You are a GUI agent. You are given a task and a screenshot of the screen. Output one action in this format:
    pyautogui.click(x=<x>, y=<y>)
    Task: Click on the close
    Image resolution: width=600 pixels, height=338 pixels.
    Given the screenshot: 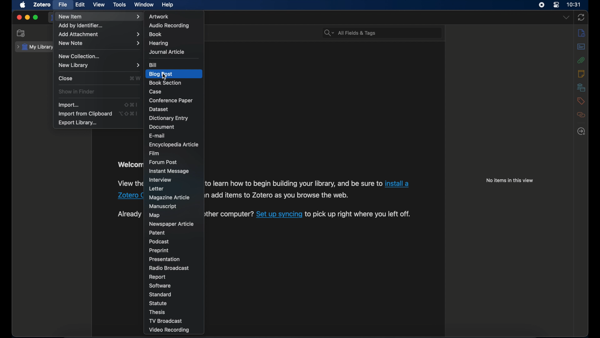 What is the action you would take?
    pyautogui.click(x=19, y=18)
    